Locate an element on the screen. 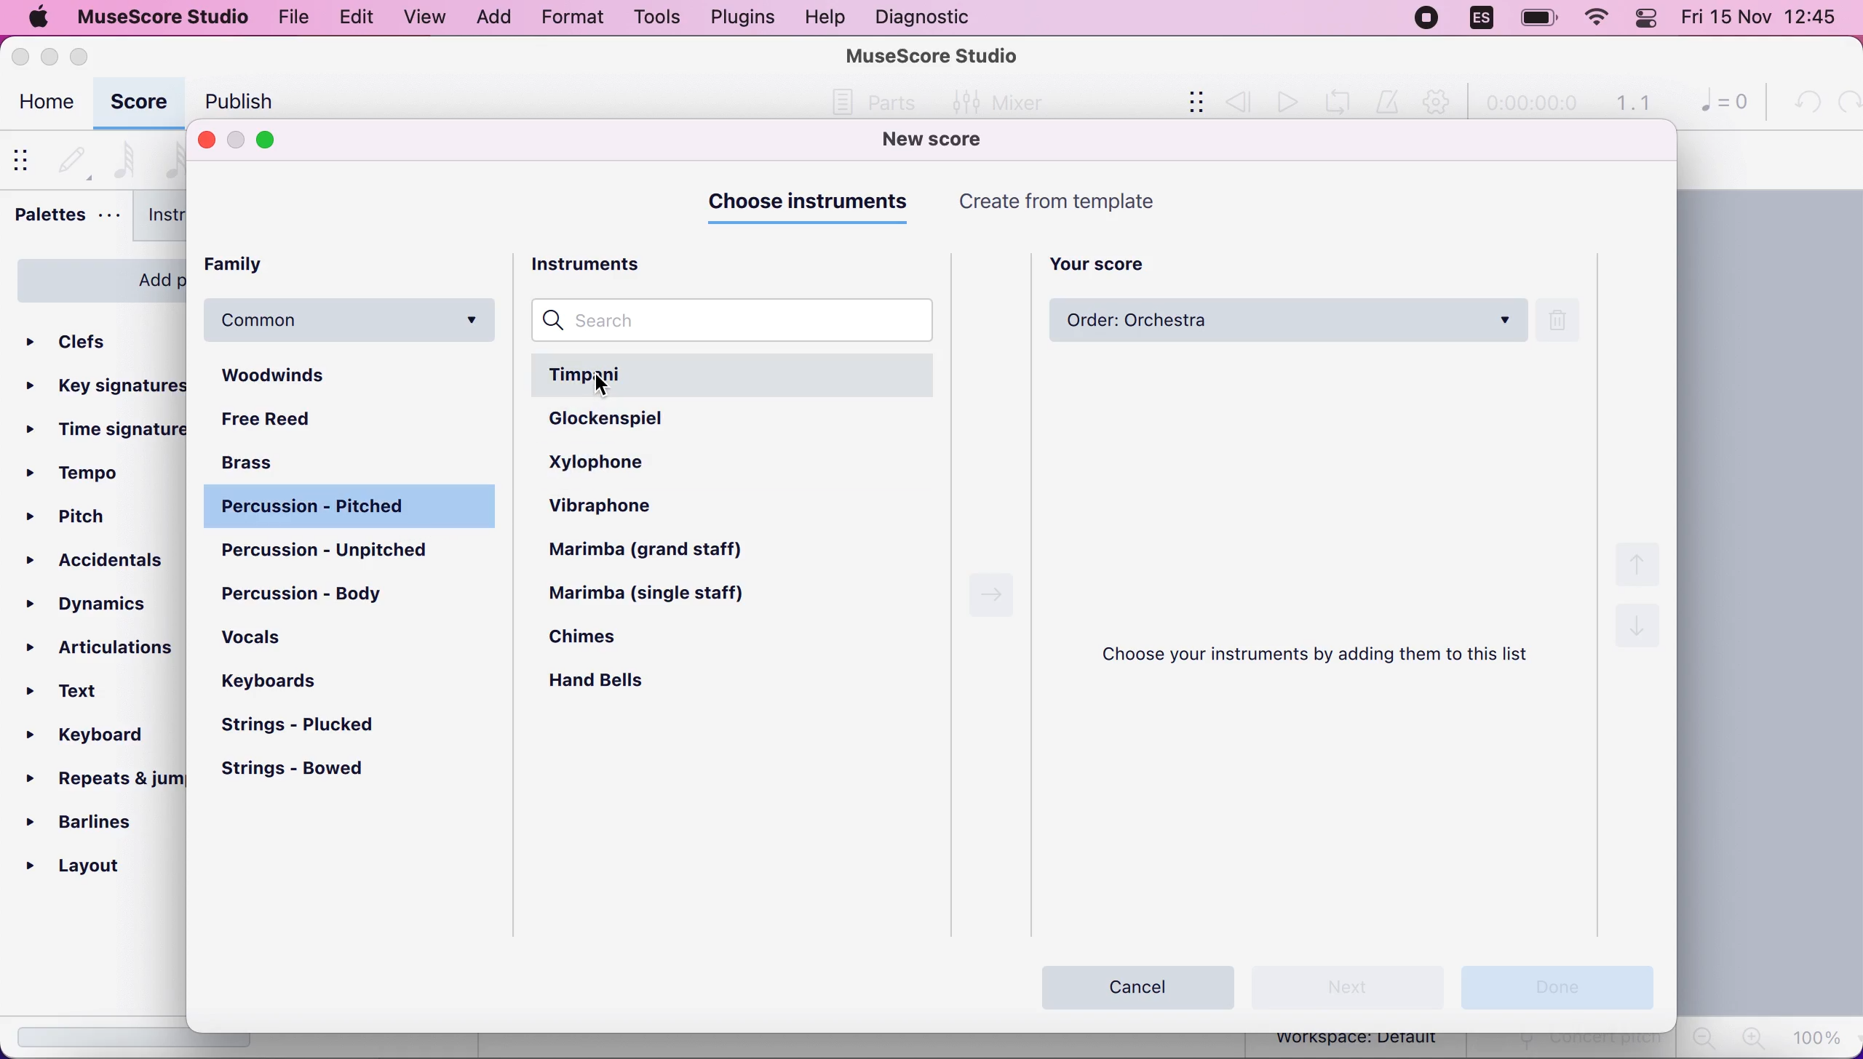  chimes is located at coordinates (604, 642).